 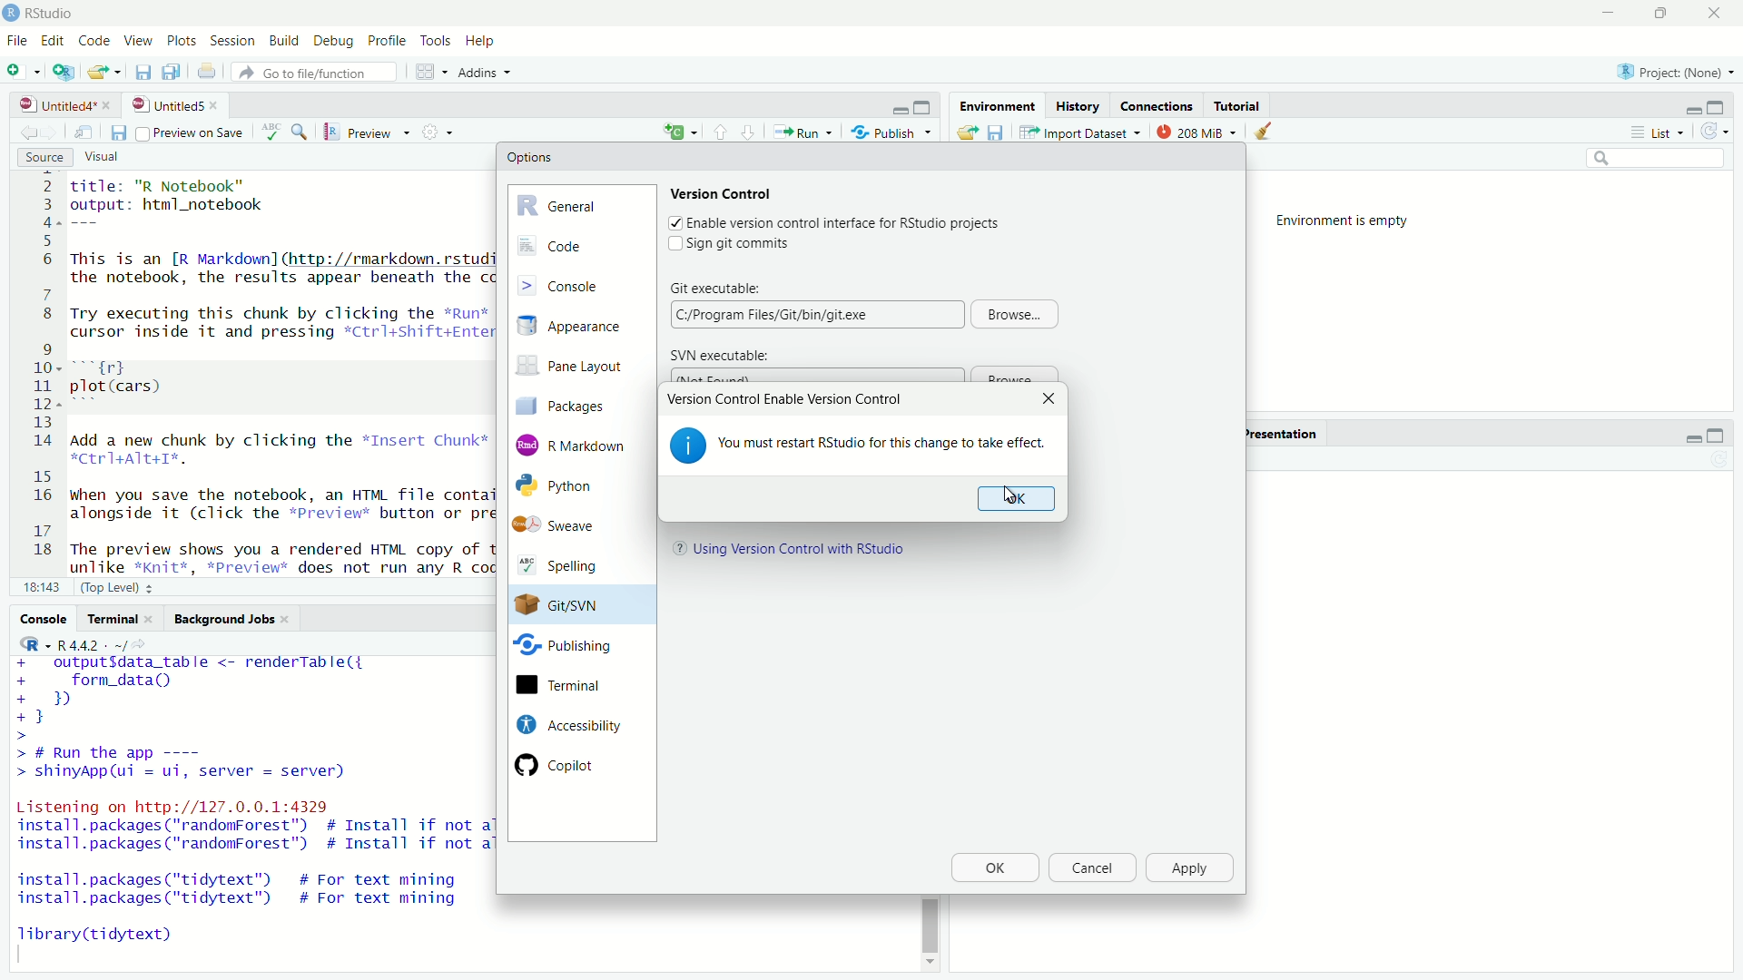 What do you see at coordinates (673, 222) in the screenshot?
I see `check box` at bounding box center [673, 222].